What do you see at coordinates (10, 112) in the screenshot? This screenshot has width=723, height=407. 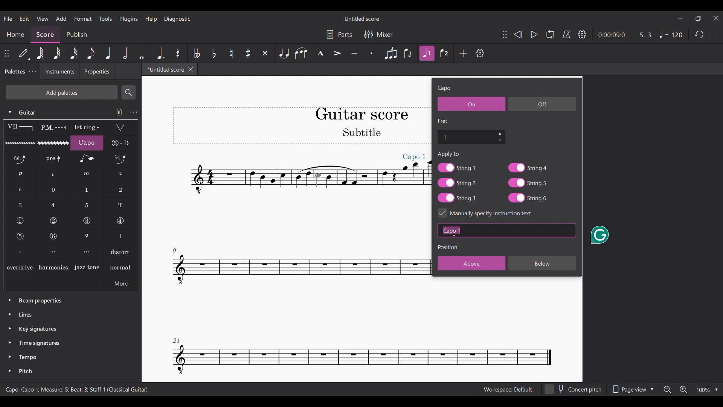 I see `Click to collapse ` at bounding box center [10, 112].